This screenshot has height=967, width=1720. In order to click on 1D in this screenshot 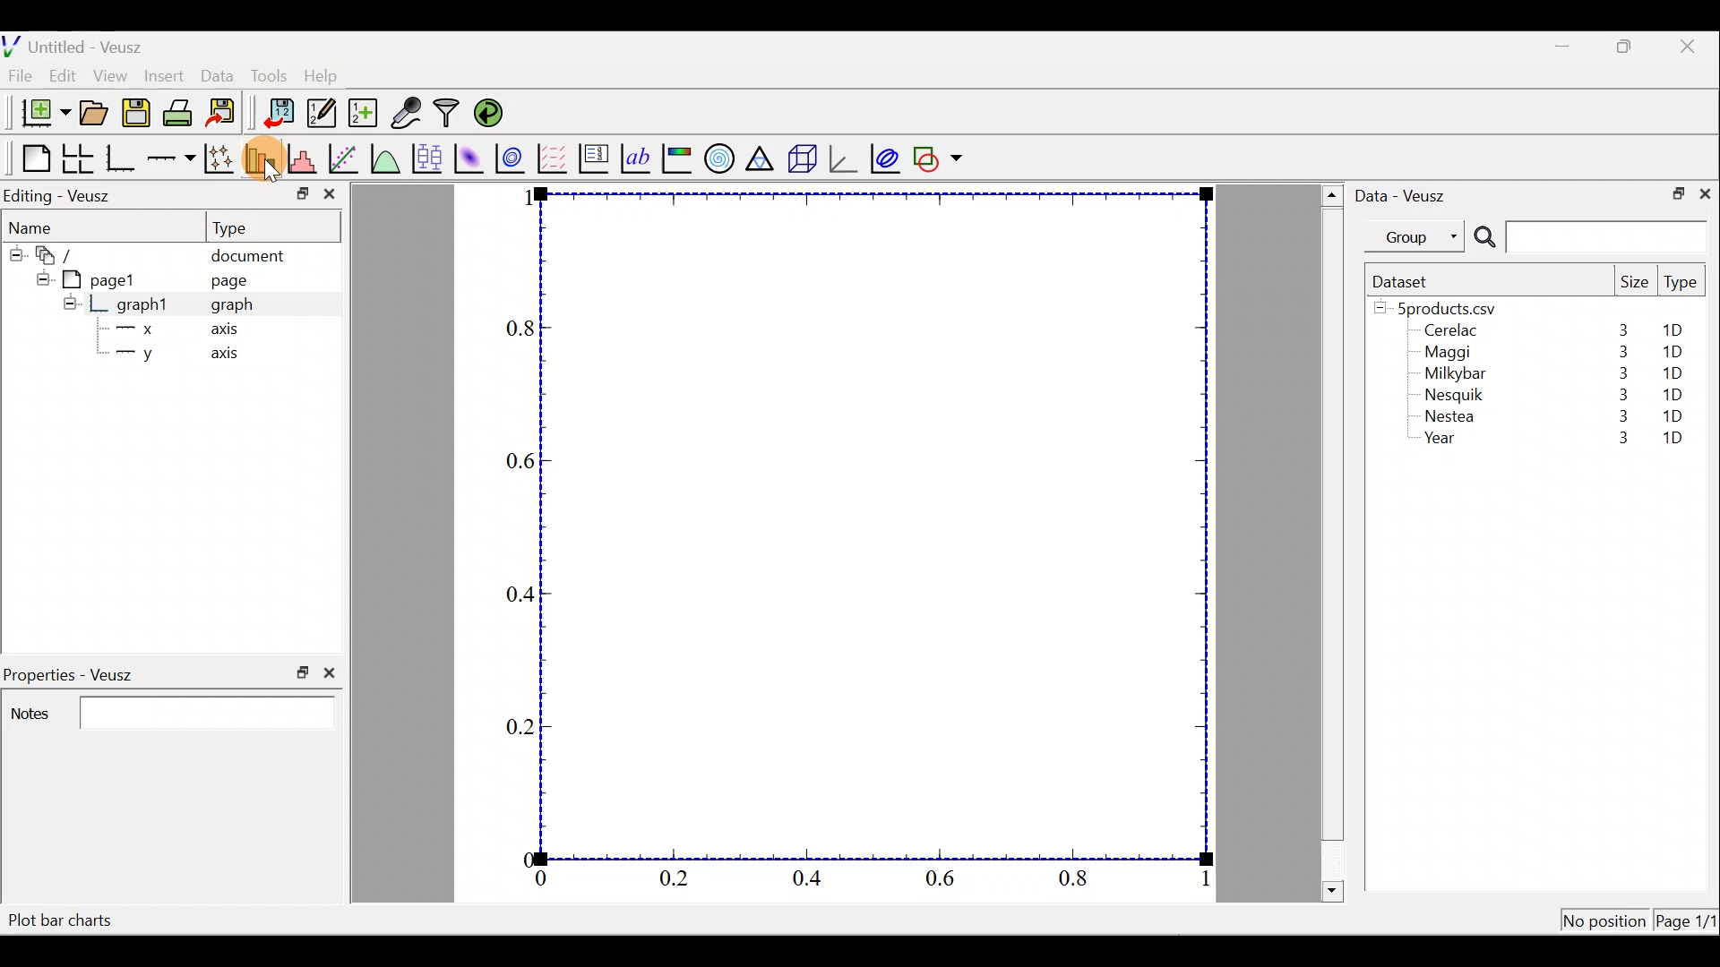, I will do `click(1673, 415)`.